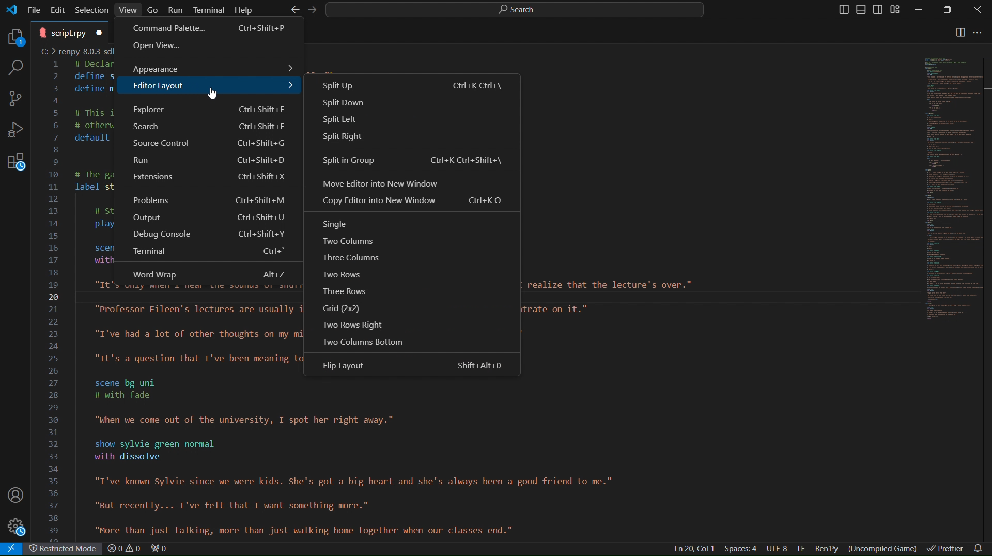 This screenshot has width=992, height=556. Describe the element at coordinates (211, 93) in the screenshot. I see `Cursor` at that location.